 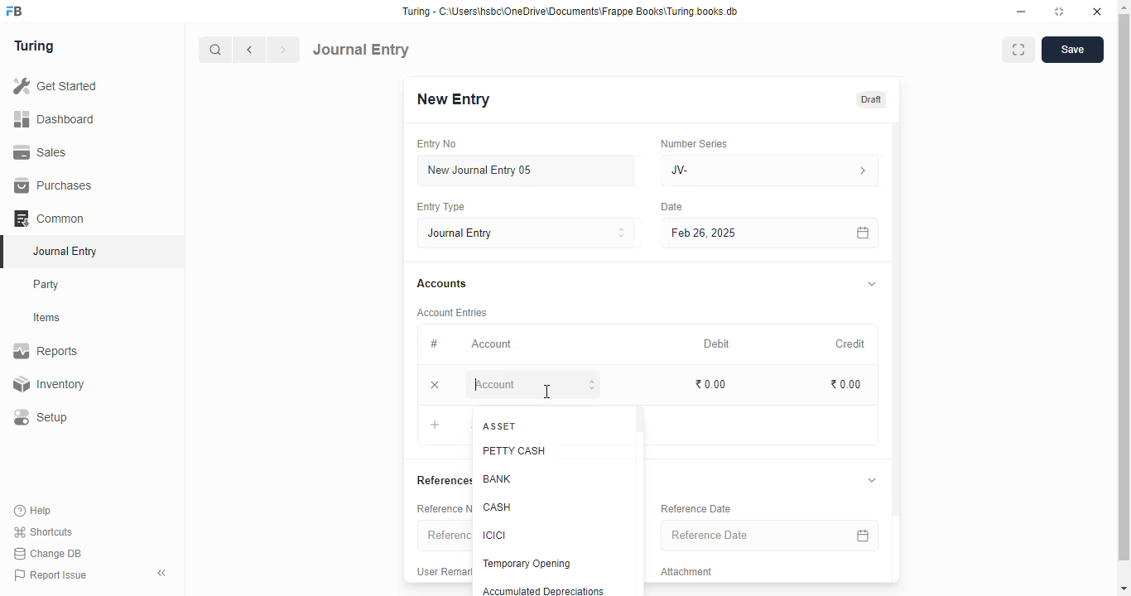 I want to click on cursor, so click(x=547, y=392).